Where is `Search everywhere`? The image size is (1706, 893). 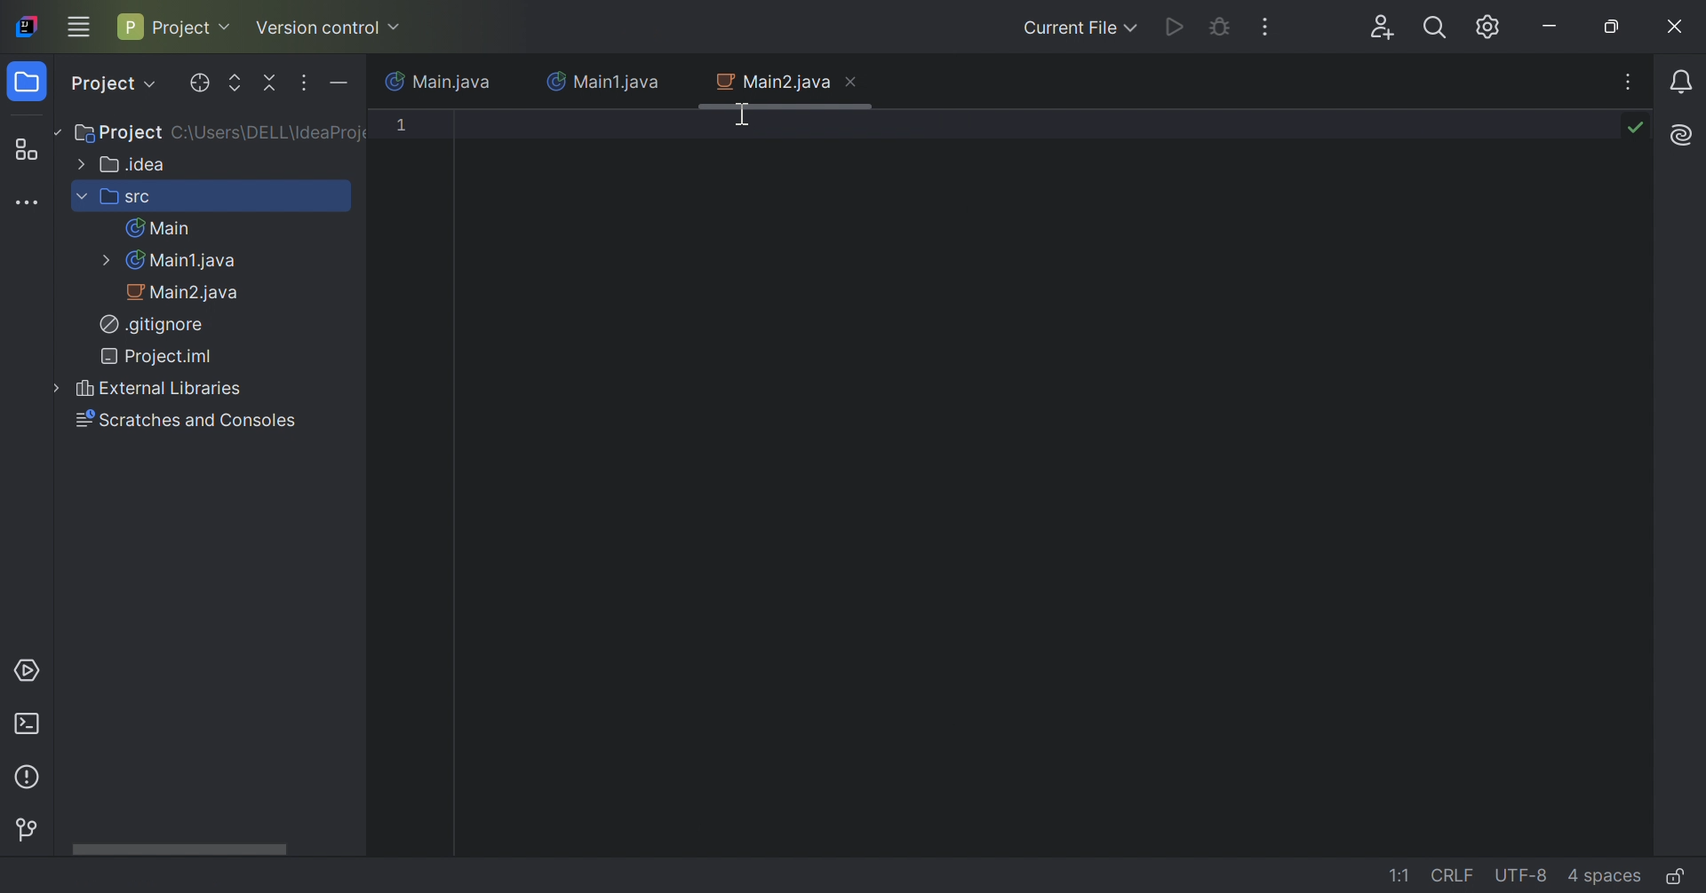
Search everywhere is located at coordinates (1433, 30).